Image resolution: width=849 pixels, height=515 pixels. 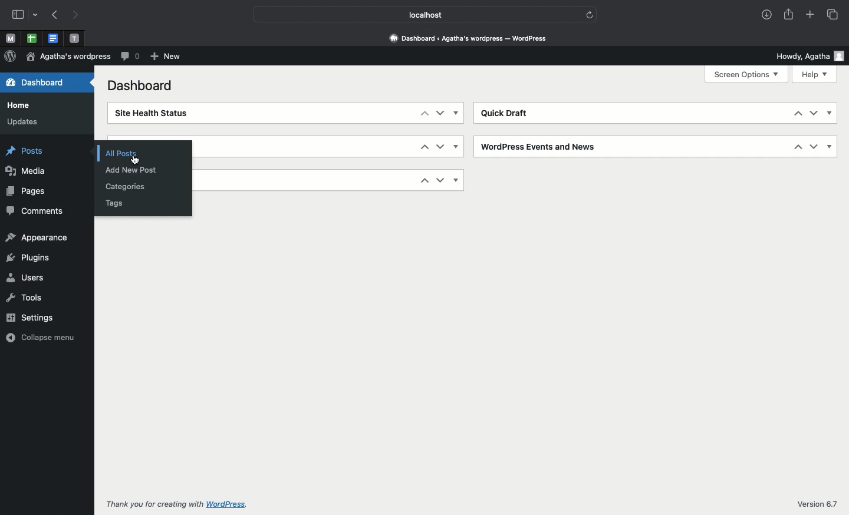 I want to click on Collapse menu, so click(x=38, y=337).